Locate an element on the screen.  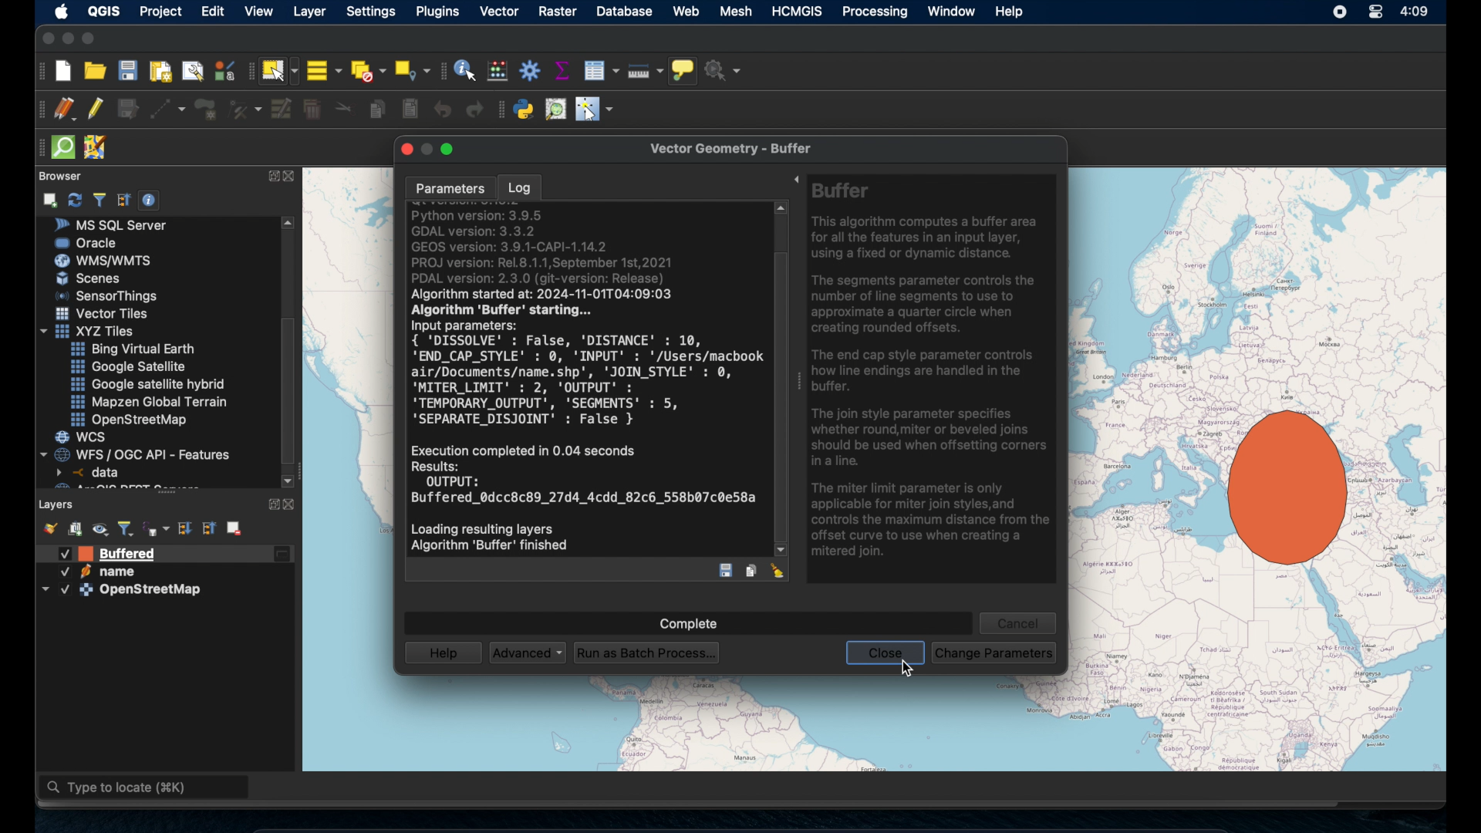
maximize is located at coordinates (92, 39).